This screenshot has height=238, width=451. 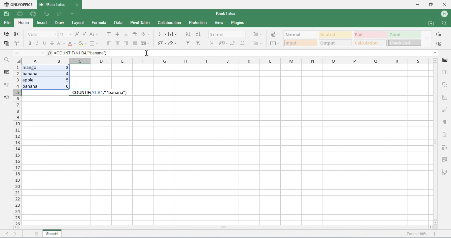 What do you see at coordinates (30, 44) in the screenshot?
I see `bold` at bounding box center [30, 44].